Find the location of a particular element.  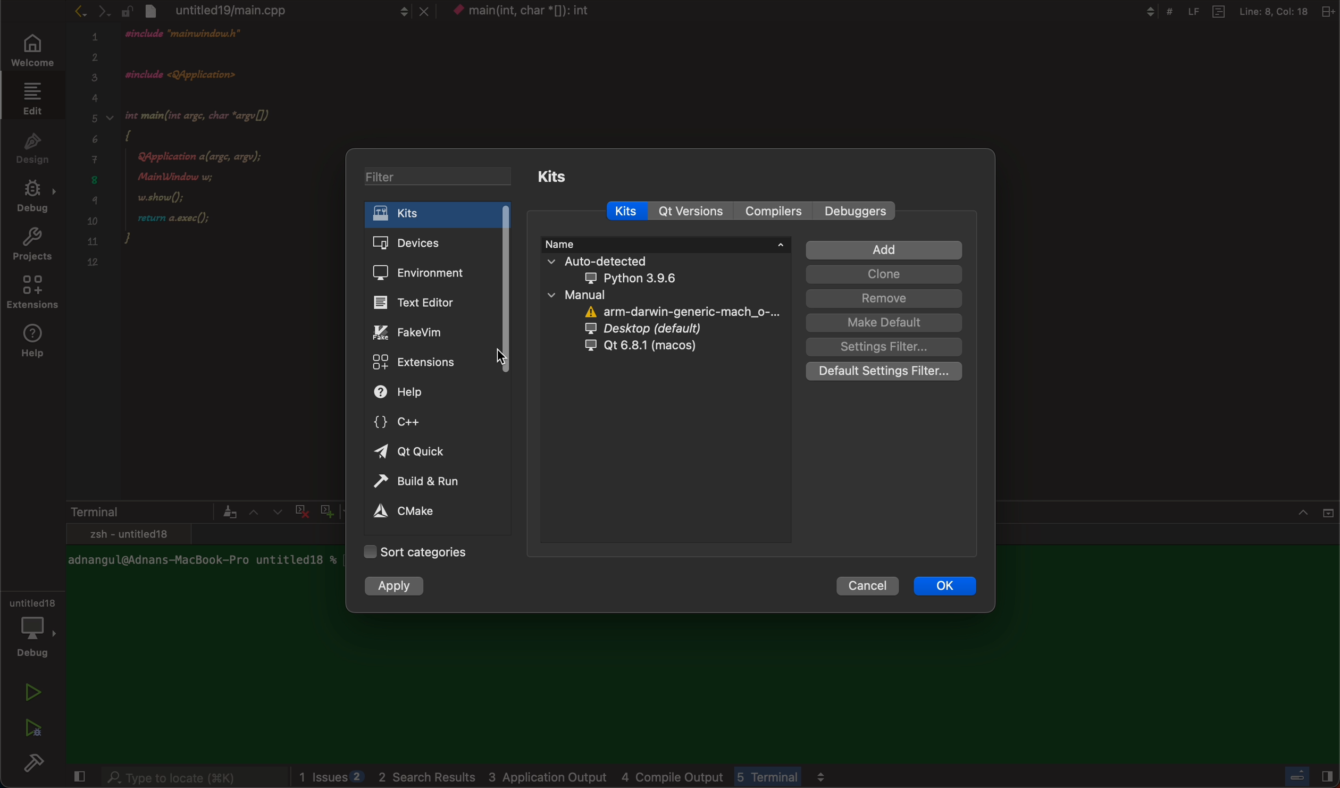

kits is located at coordinates (633, 211).